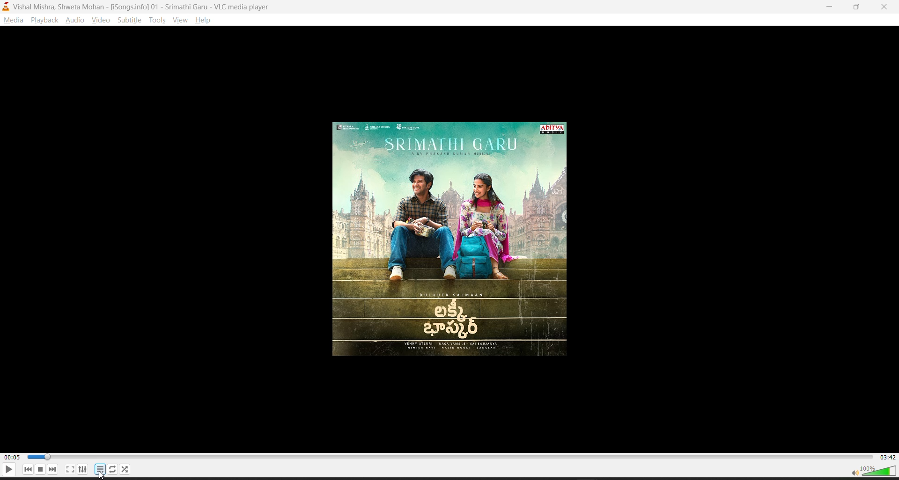 The height and width of the screenshot is (480, 899). I want to click on previous, so click(28, 469).